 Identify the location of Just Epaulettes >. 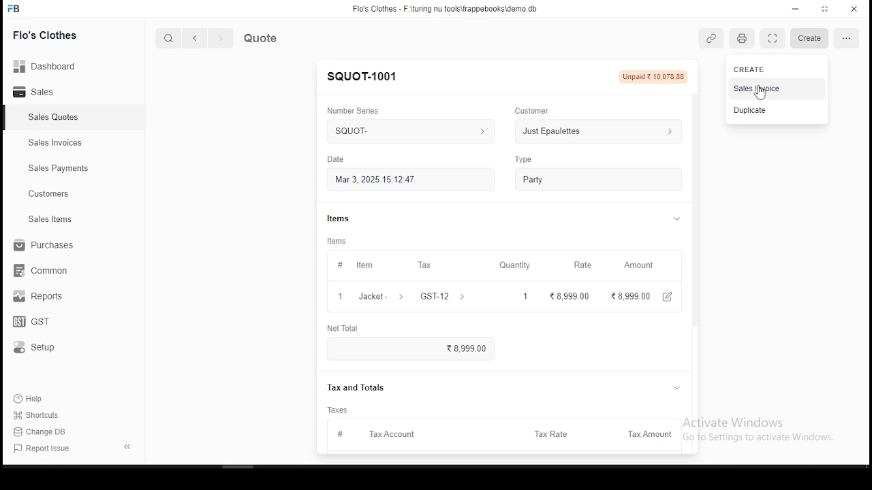
(602, 133).